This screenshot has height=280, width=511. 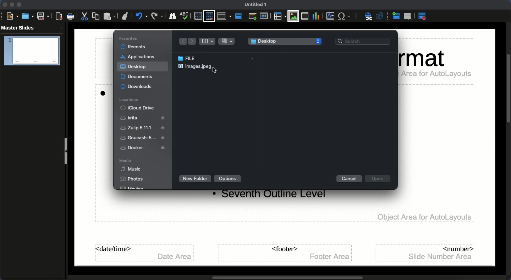 I want to click on Downloads, so click(x=139, y=87).